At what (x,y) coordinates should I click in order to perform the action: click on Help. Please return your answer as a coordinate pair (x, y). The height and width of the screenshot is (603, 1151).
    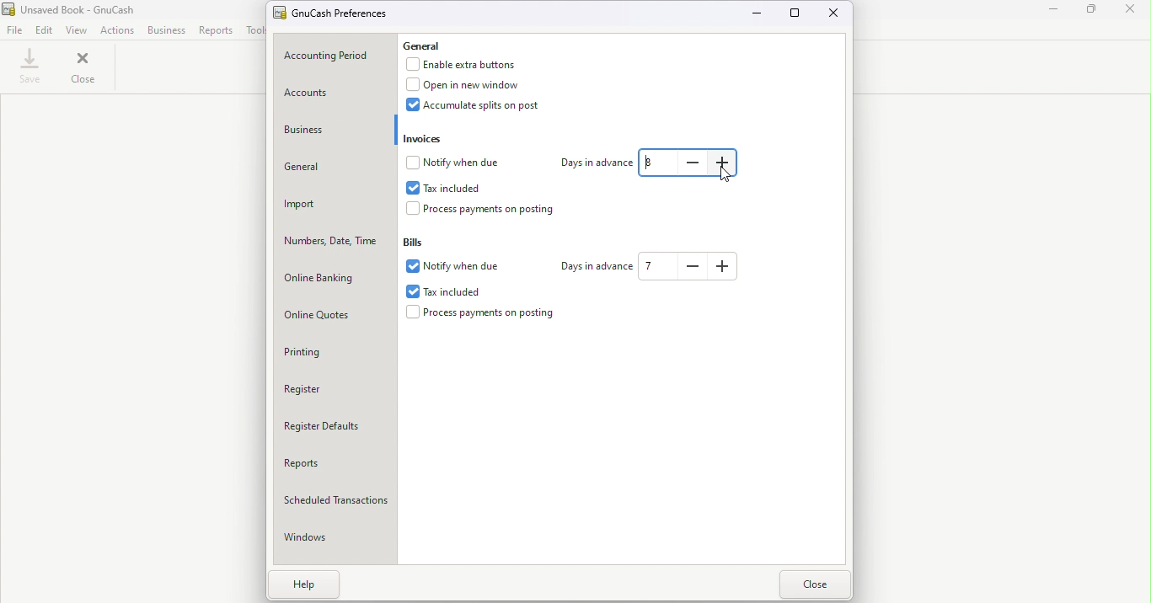
    Looking at the image, I should click on (307, 586).